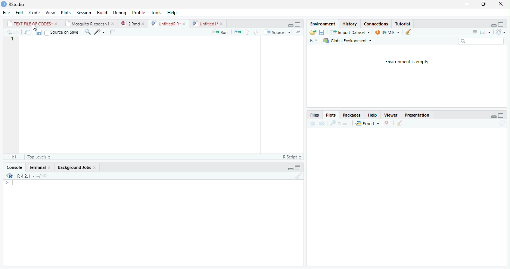  I want to click on Search, so click(481, 41).